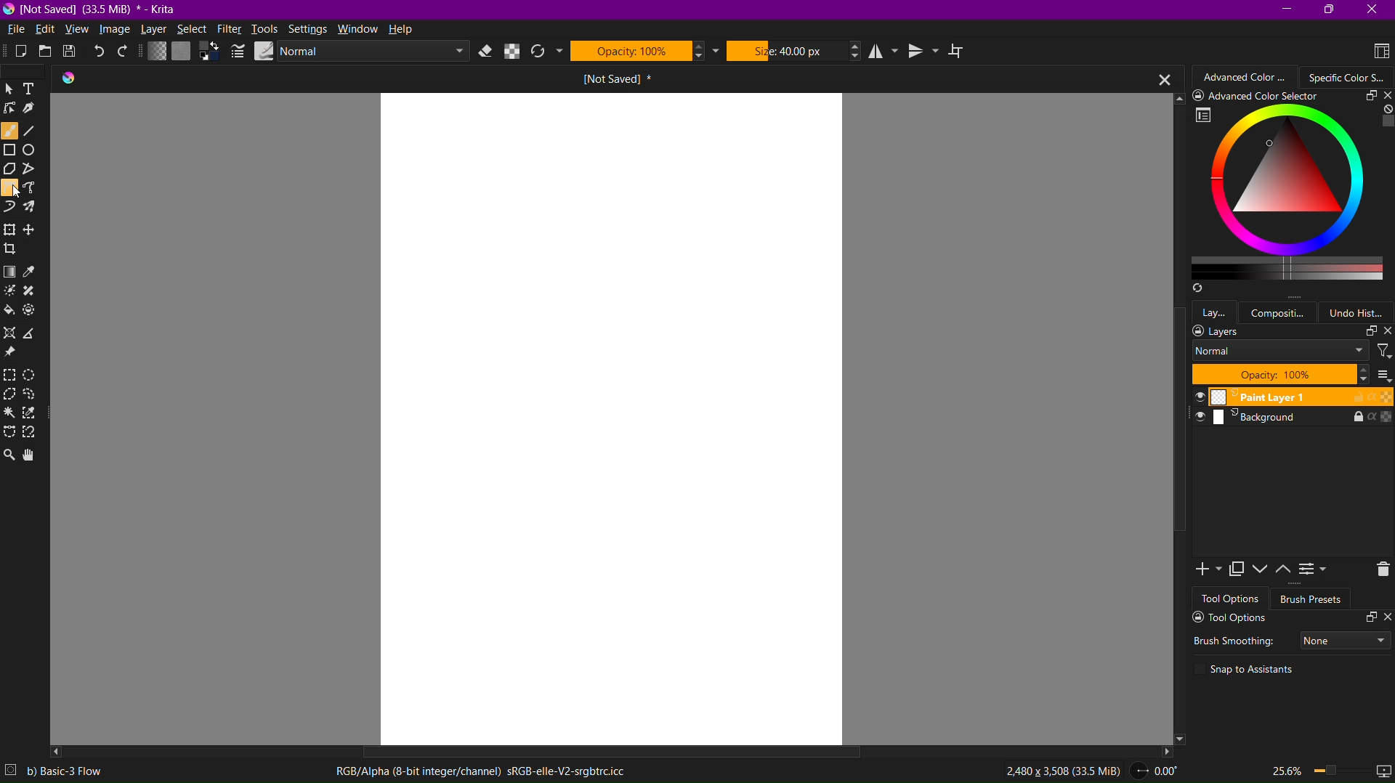 The height and width of the screenshot is (783, 1395). Describe the element at coordinates (13, 333) in the screenshot. I see `Assistant Tool` at that location.